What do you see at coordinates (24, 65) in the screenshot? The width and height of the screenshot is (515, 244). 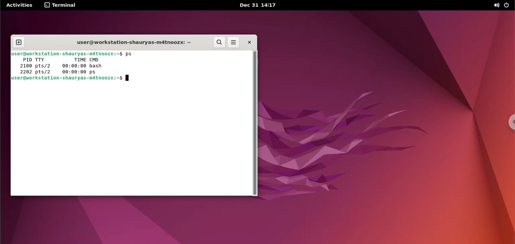 I see `2100` at bounding box center [24, 65].